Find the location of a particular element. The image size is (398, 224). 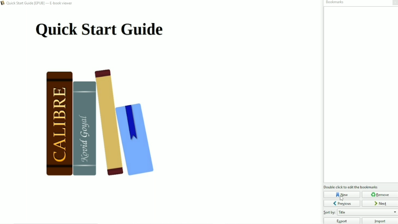

cursor is located at coordinates (342, 198).